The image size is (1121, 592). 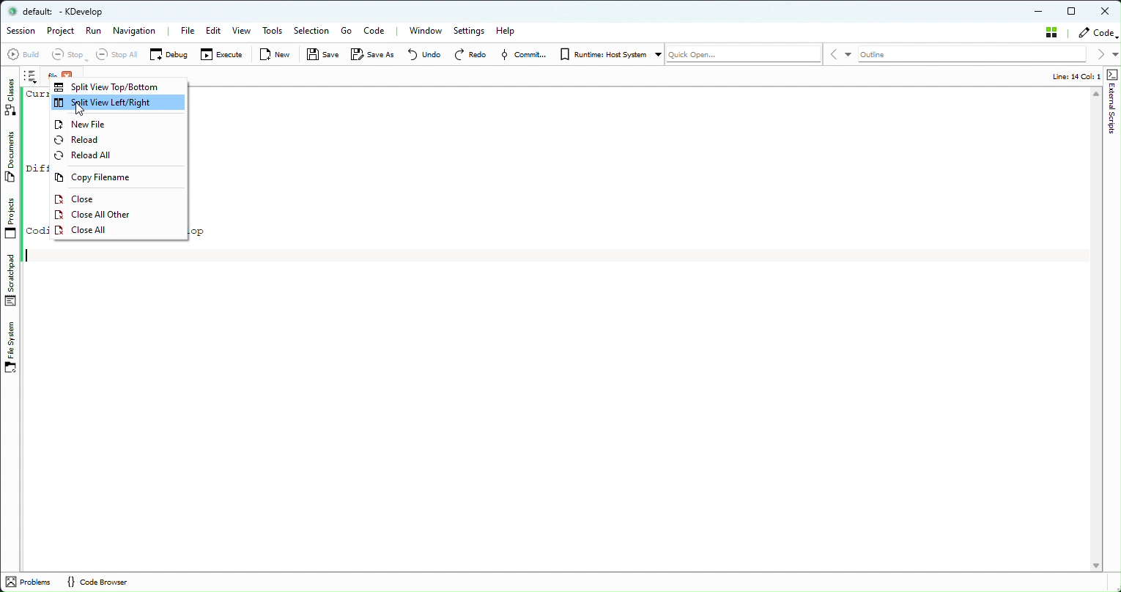 I want to click on Commit, so click(x=528, y=53).